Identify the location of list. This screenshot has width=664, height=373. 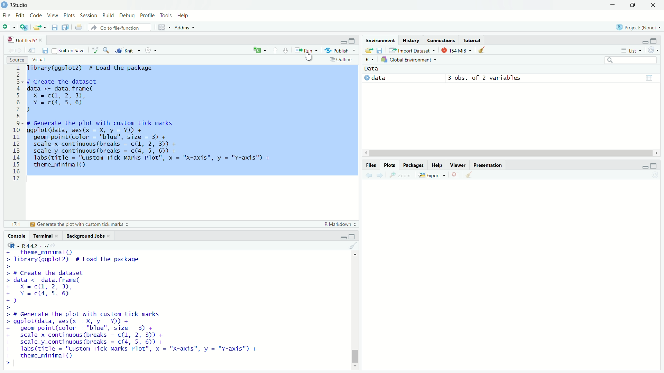
(631, 50).